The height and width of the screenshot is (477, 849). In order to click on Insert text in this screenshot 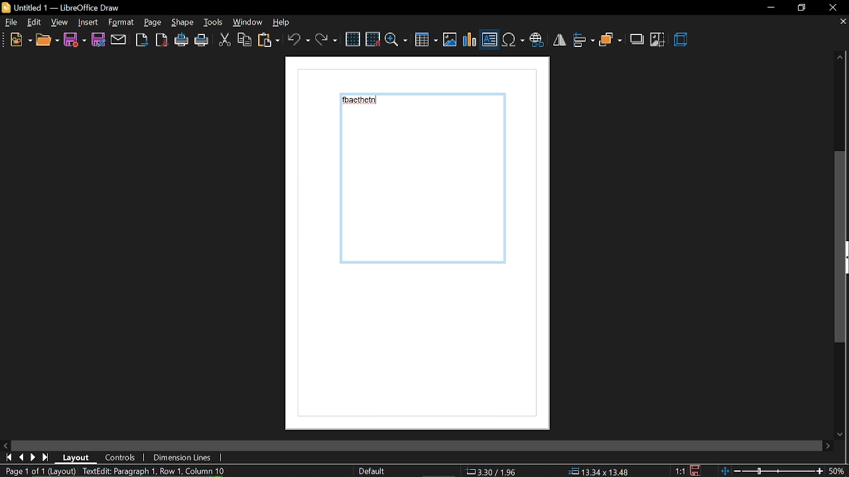, I will do `click(490, 39)`.